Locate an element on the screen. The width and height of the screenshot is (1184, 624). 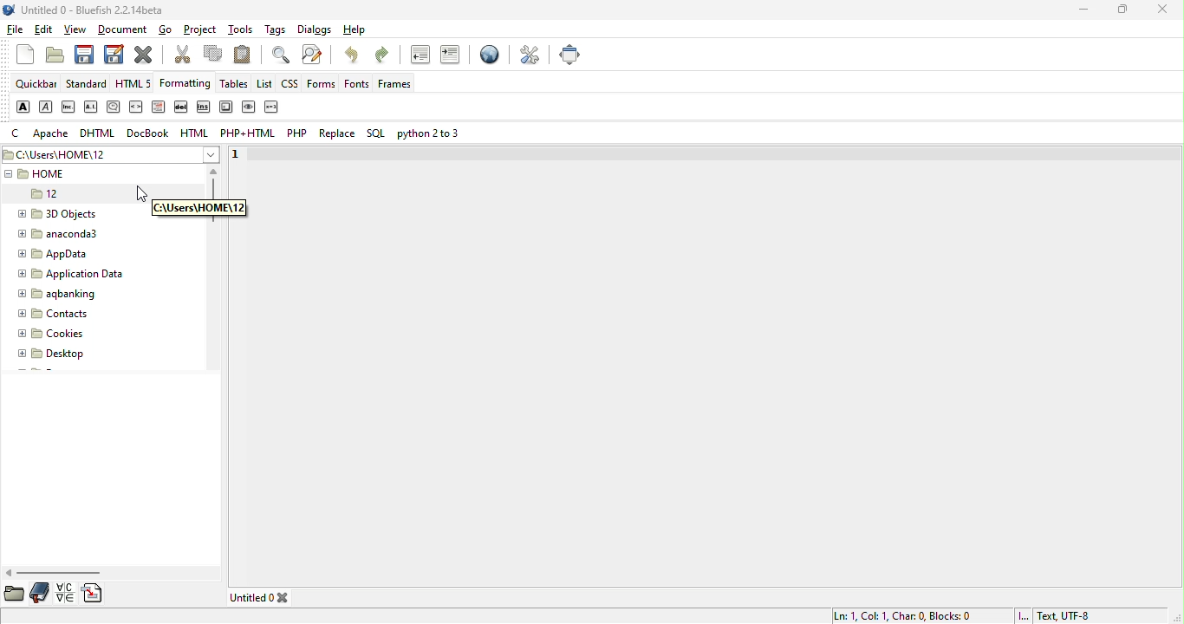
undo is located at coordinates (353, 58).